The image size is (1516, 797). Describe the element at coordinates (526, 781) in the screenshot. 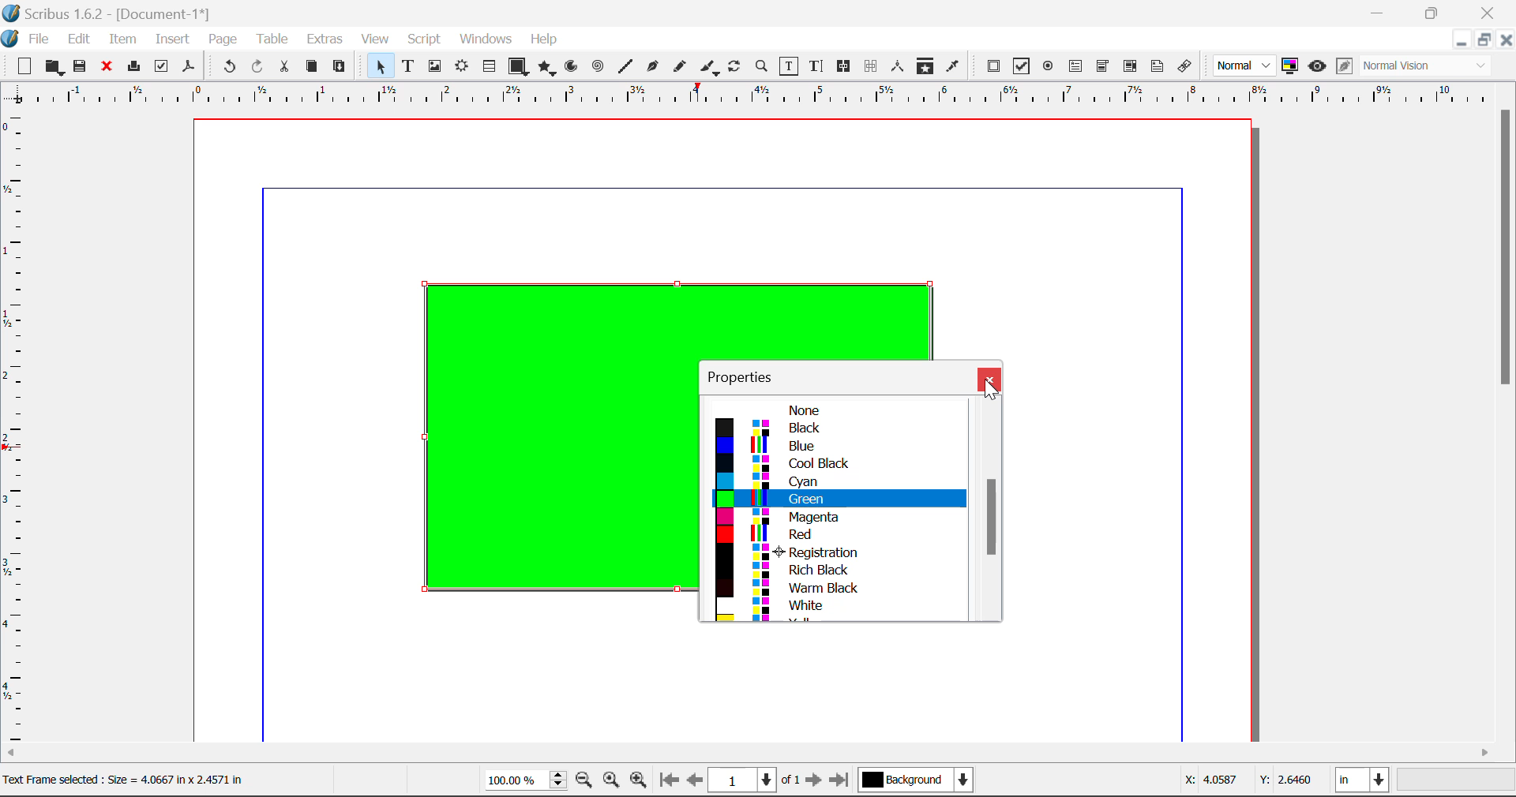

I see `Zoom 100%` at that location.